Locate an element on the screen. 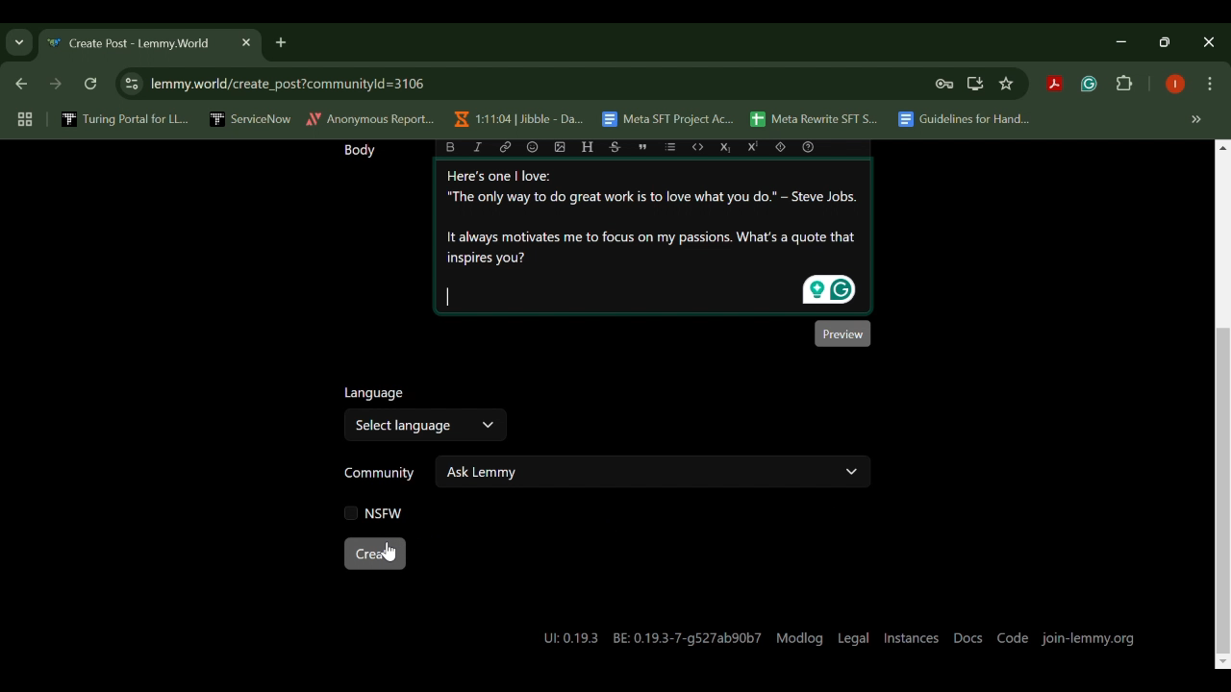  Refresh Webpage is located at coordinates (92, 86).